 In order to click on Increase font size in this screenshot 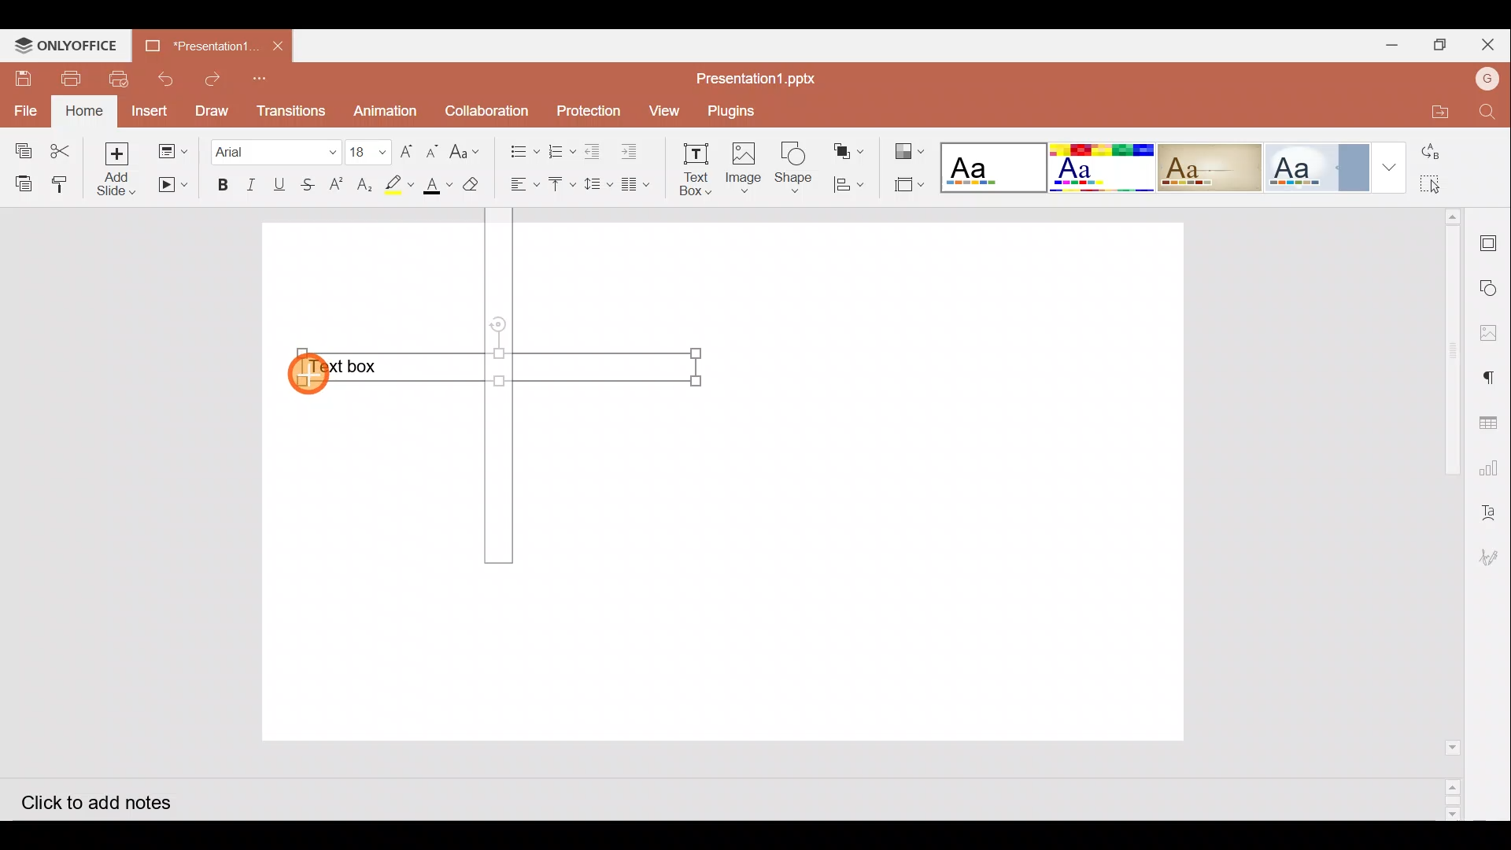, I will do `click(408, 150)`.